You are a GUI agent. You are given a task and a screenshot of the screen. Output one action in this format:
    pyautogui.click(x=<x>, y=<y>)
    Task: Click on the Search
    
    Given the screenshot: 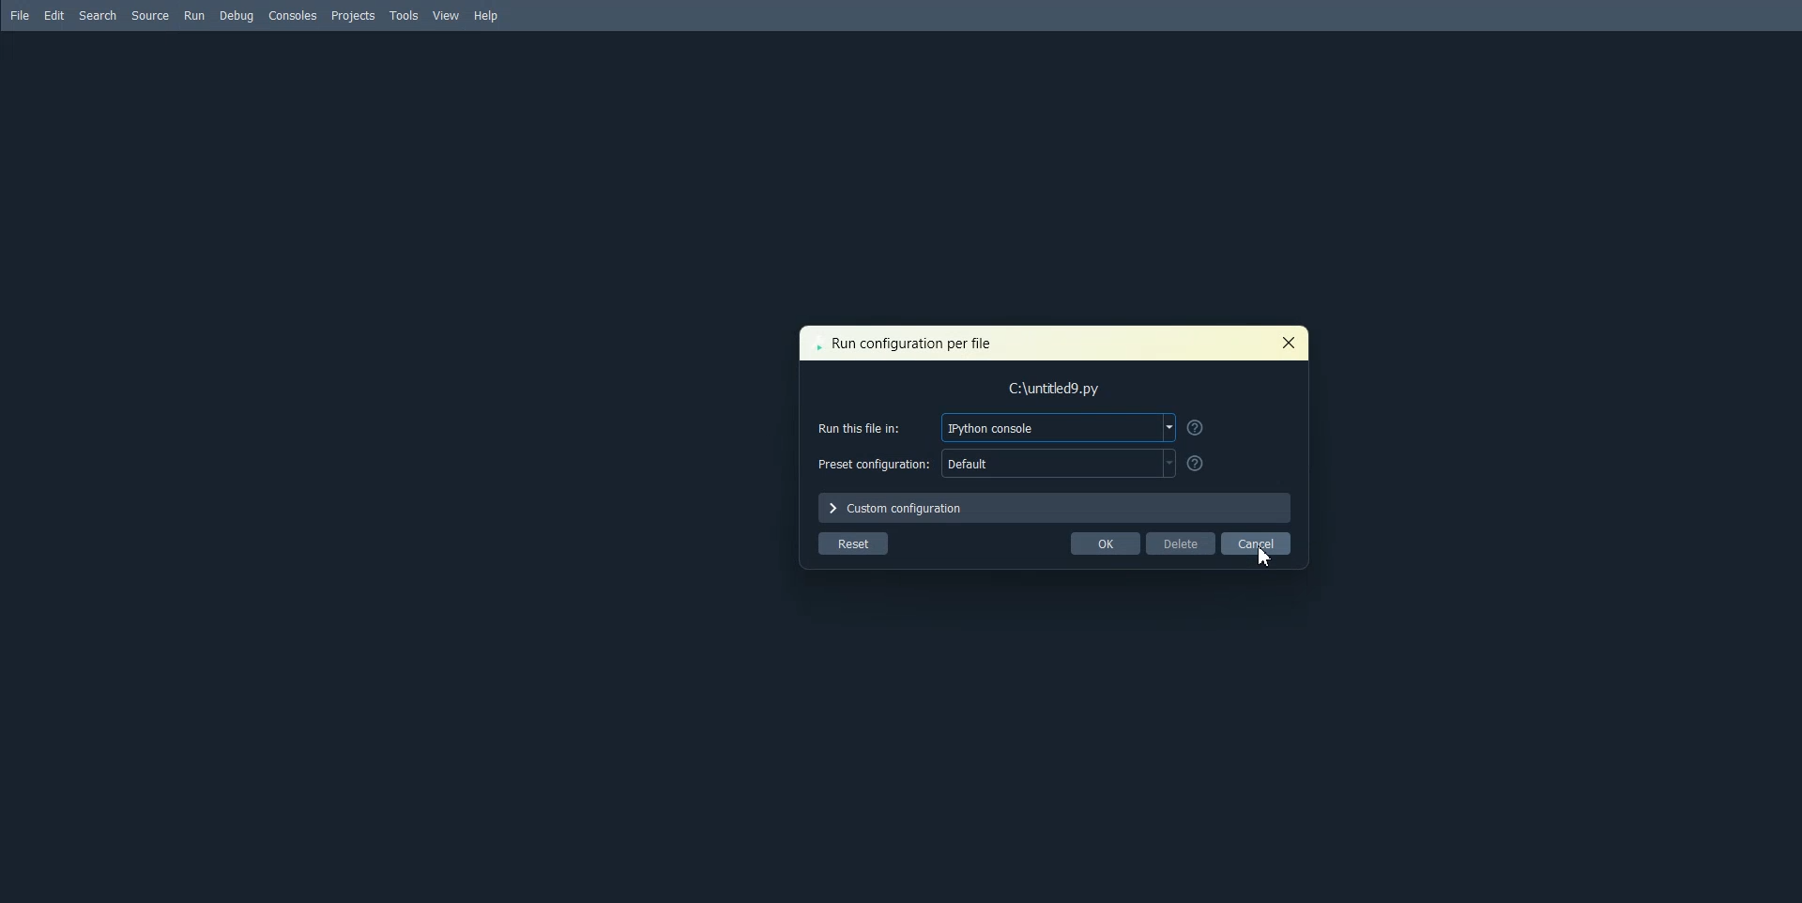 What is the action you would take?
    pyautogui.click(x=98, y=16)
    